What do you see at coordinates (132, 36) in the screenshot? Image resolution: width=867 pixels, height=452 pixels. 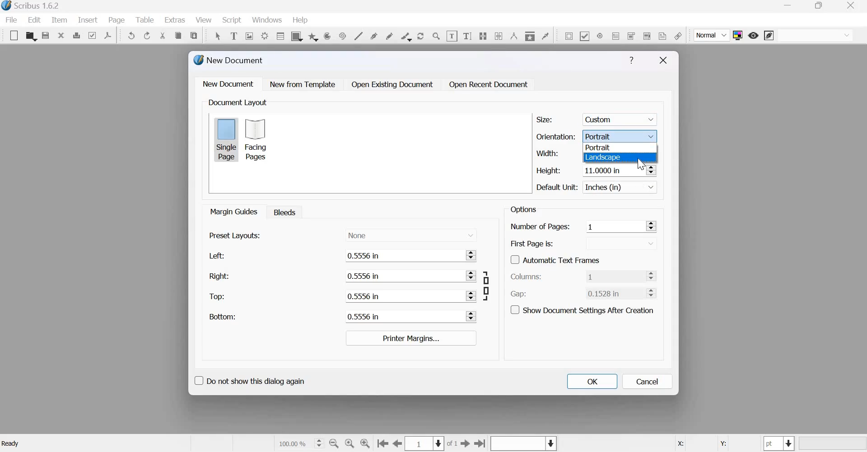 I see `Undo` at bounding box center [132, 36].